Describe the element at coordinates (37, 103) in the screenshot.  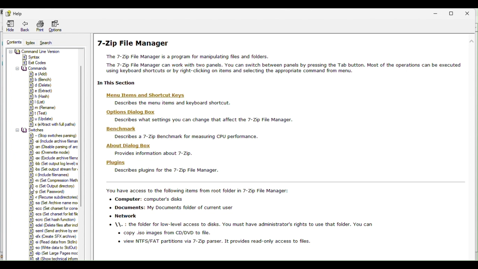
I see `List` at that location.